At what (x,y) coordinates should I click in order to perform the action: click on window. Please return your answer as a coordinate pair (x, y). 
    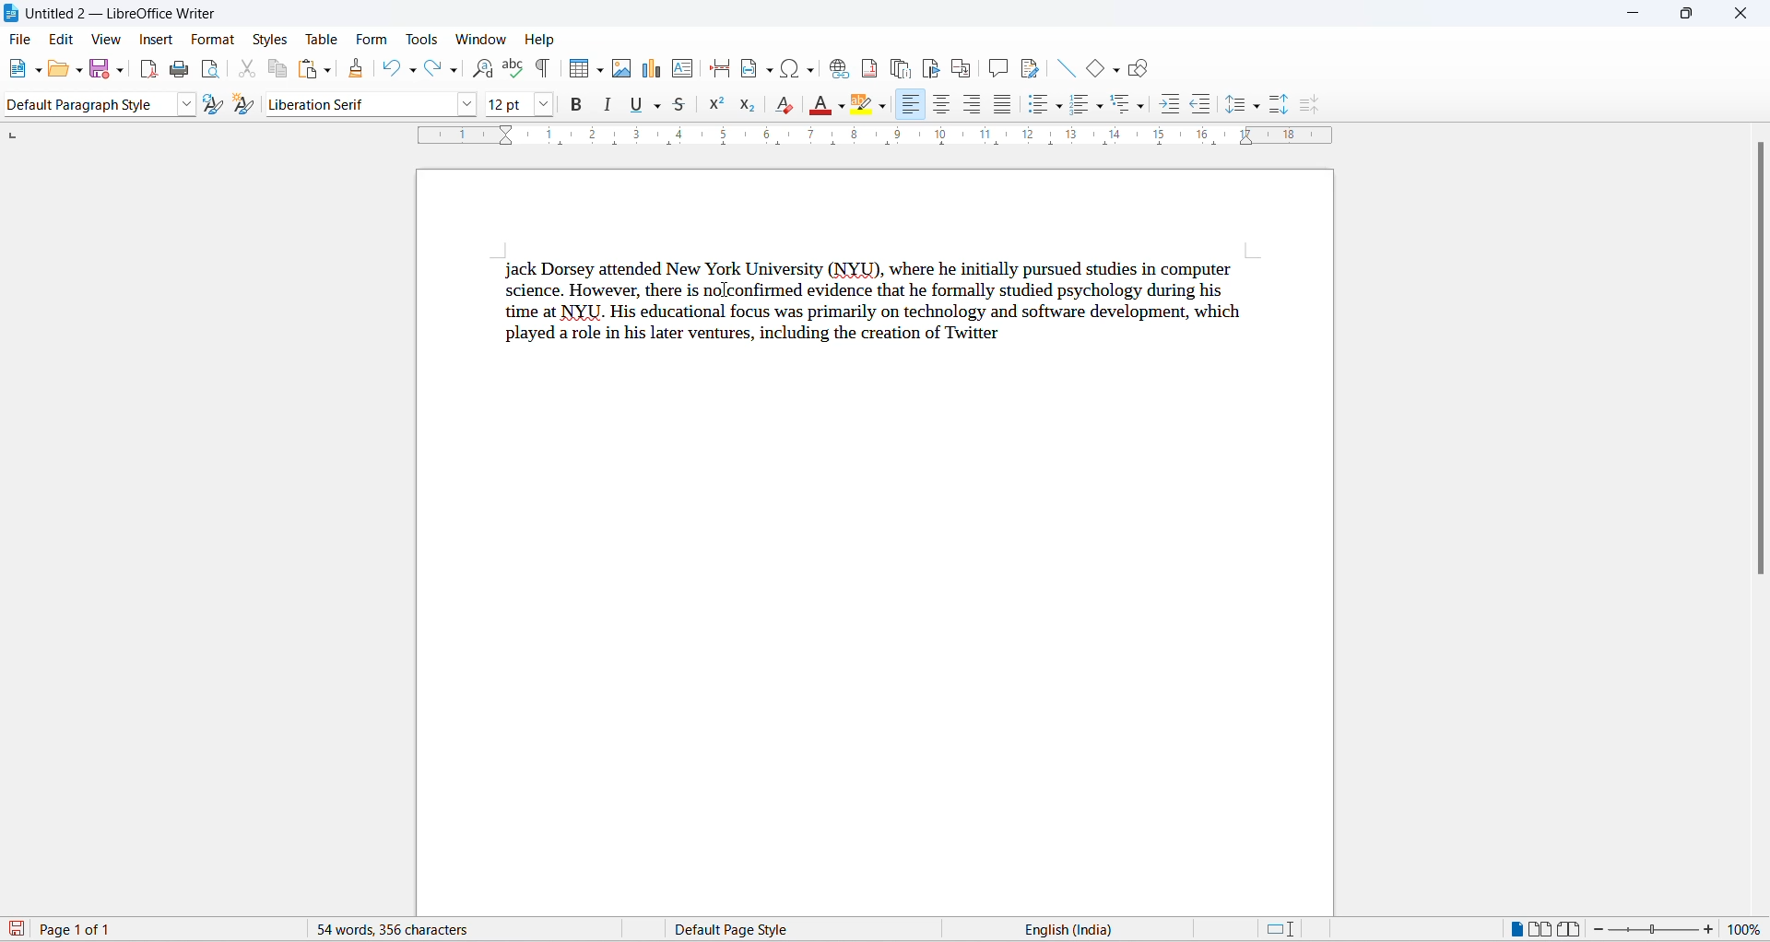
    Looking at the image, I should click on (479, 39).